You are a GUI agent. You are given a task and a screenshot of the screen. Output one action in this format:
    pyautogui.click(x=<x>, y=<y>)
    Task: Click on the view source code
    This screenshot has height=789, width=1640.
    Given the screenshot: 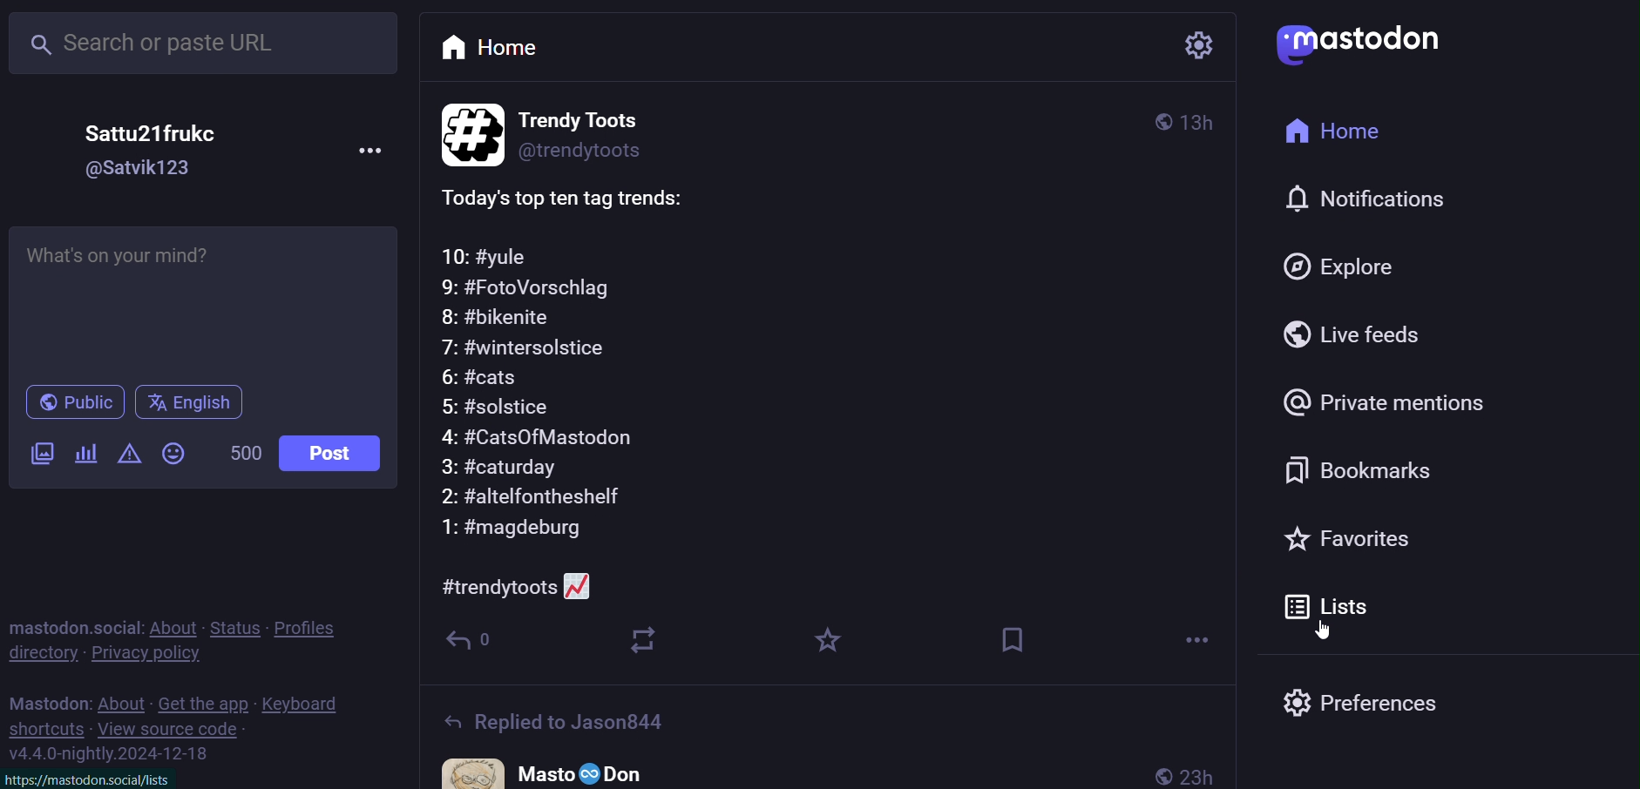 What is the action you would take?
    pyautogui.click(x=172, y=729)
    